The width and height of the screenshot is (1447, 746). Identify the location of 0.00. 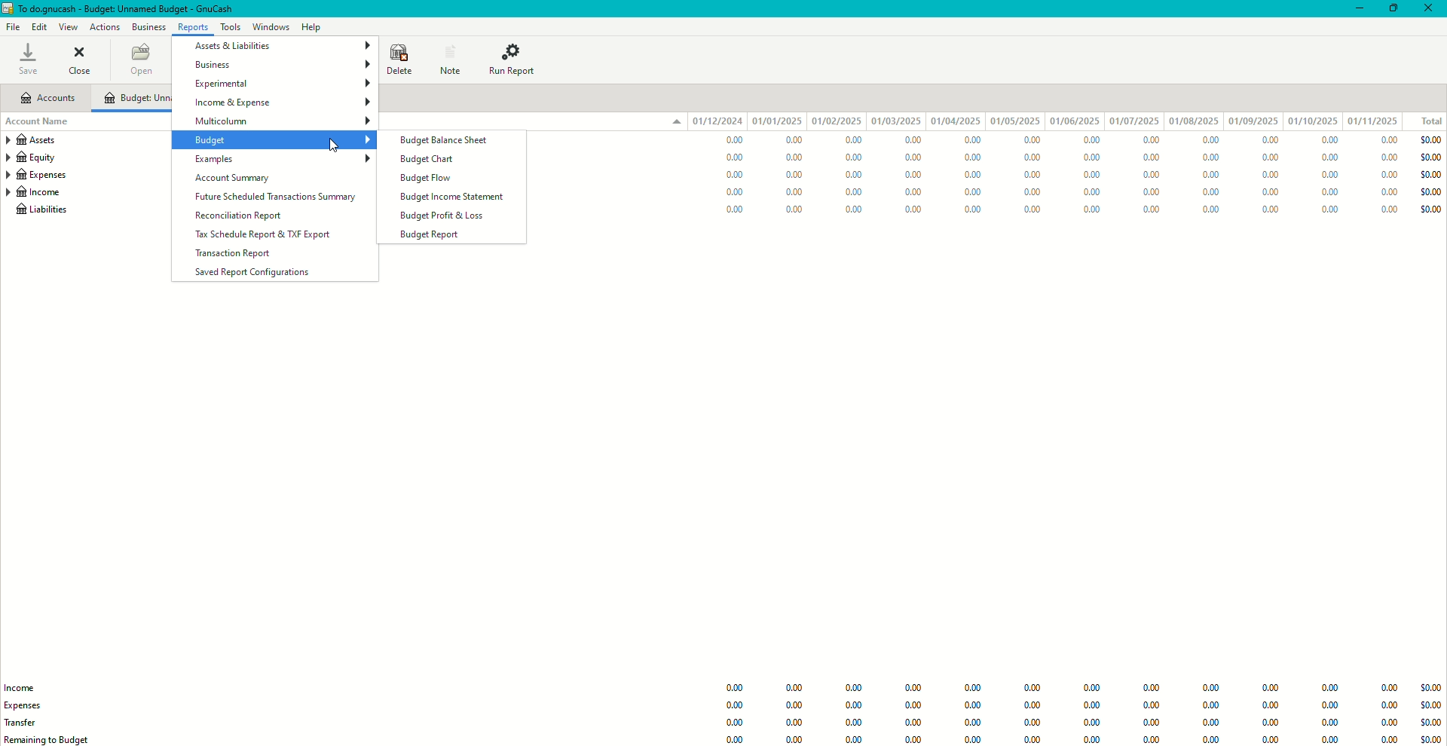
(1329, 738).